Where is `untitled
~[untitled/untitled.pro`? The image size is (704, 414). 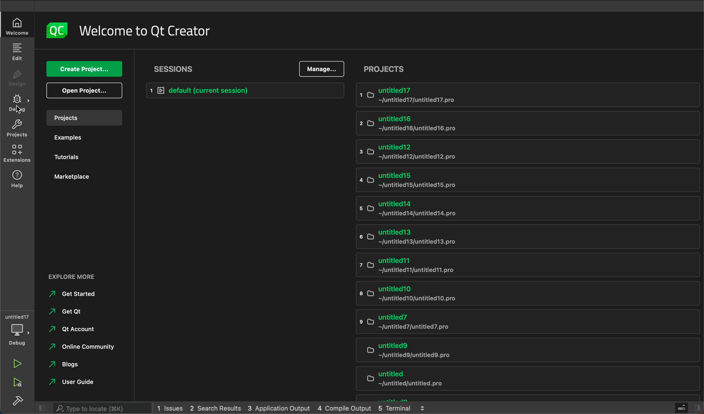 untitled
~[untitled/untitled.pro is located at coordinates (529, 379).